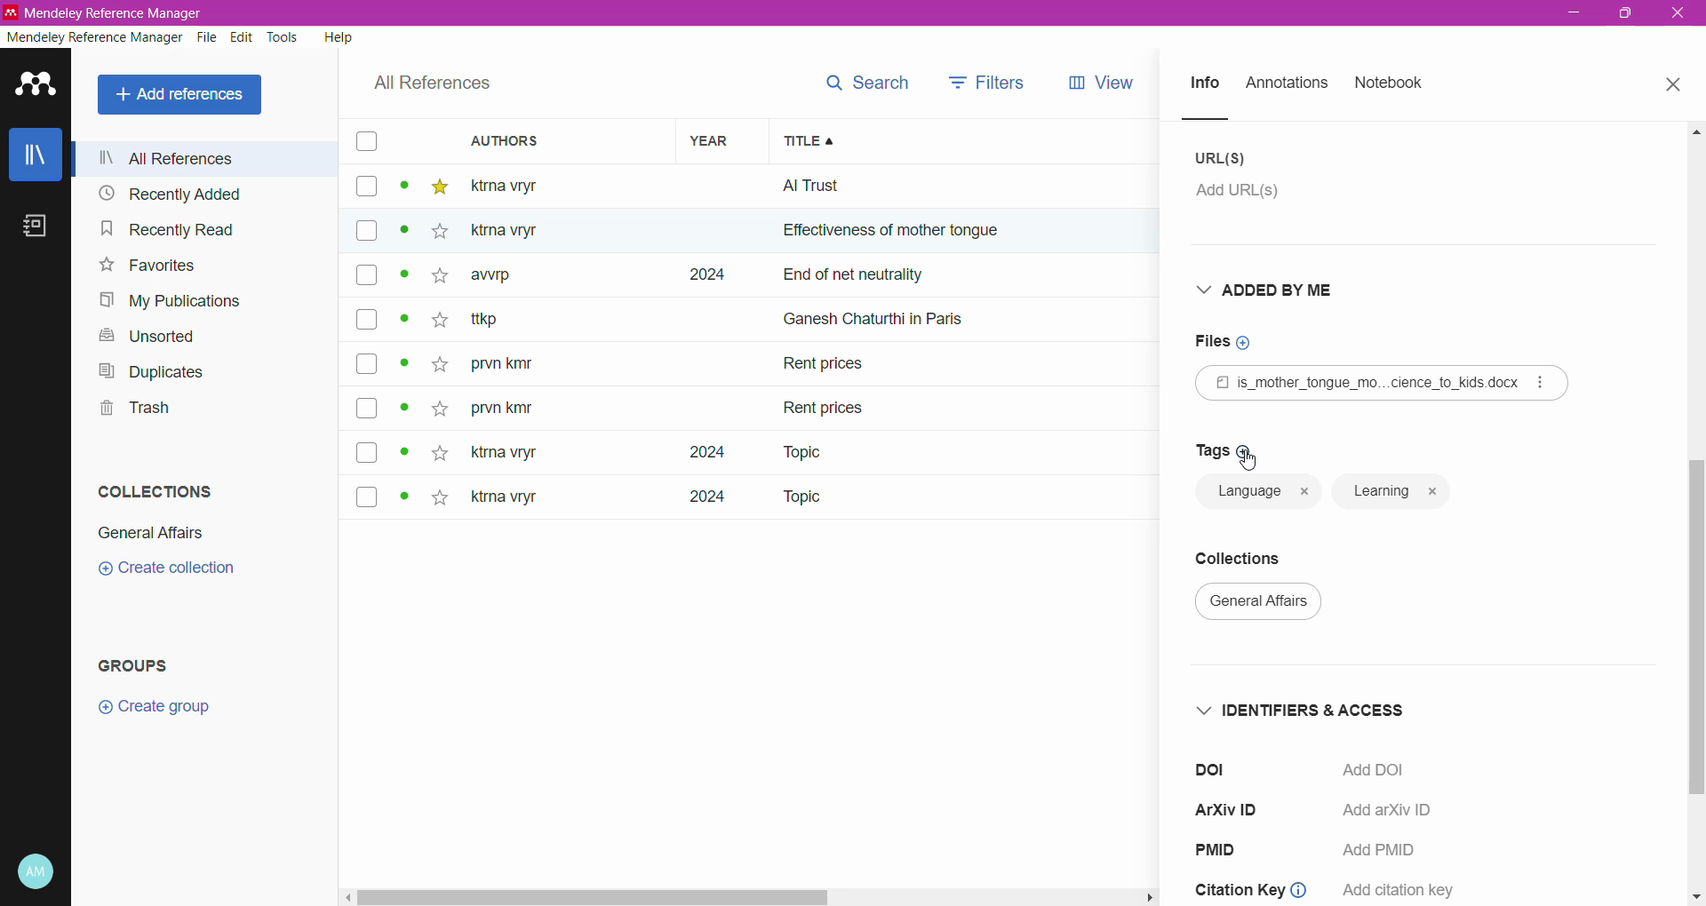 The width and height of the screenshot is (1706, 906). I want to click on box, so click(364, 142).